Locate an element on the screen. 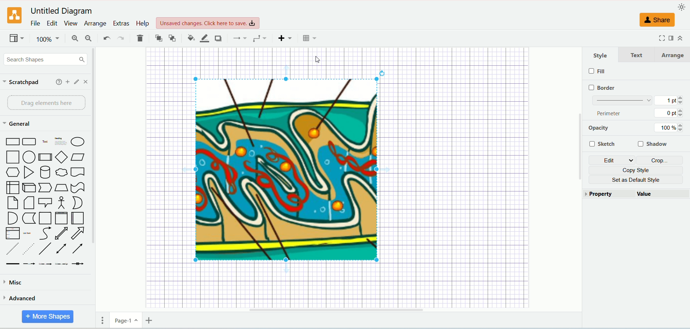  100% is located at coordinates (669, 129).